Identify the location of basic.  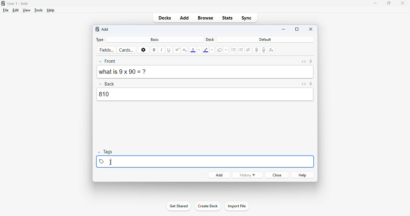
(155, 39).